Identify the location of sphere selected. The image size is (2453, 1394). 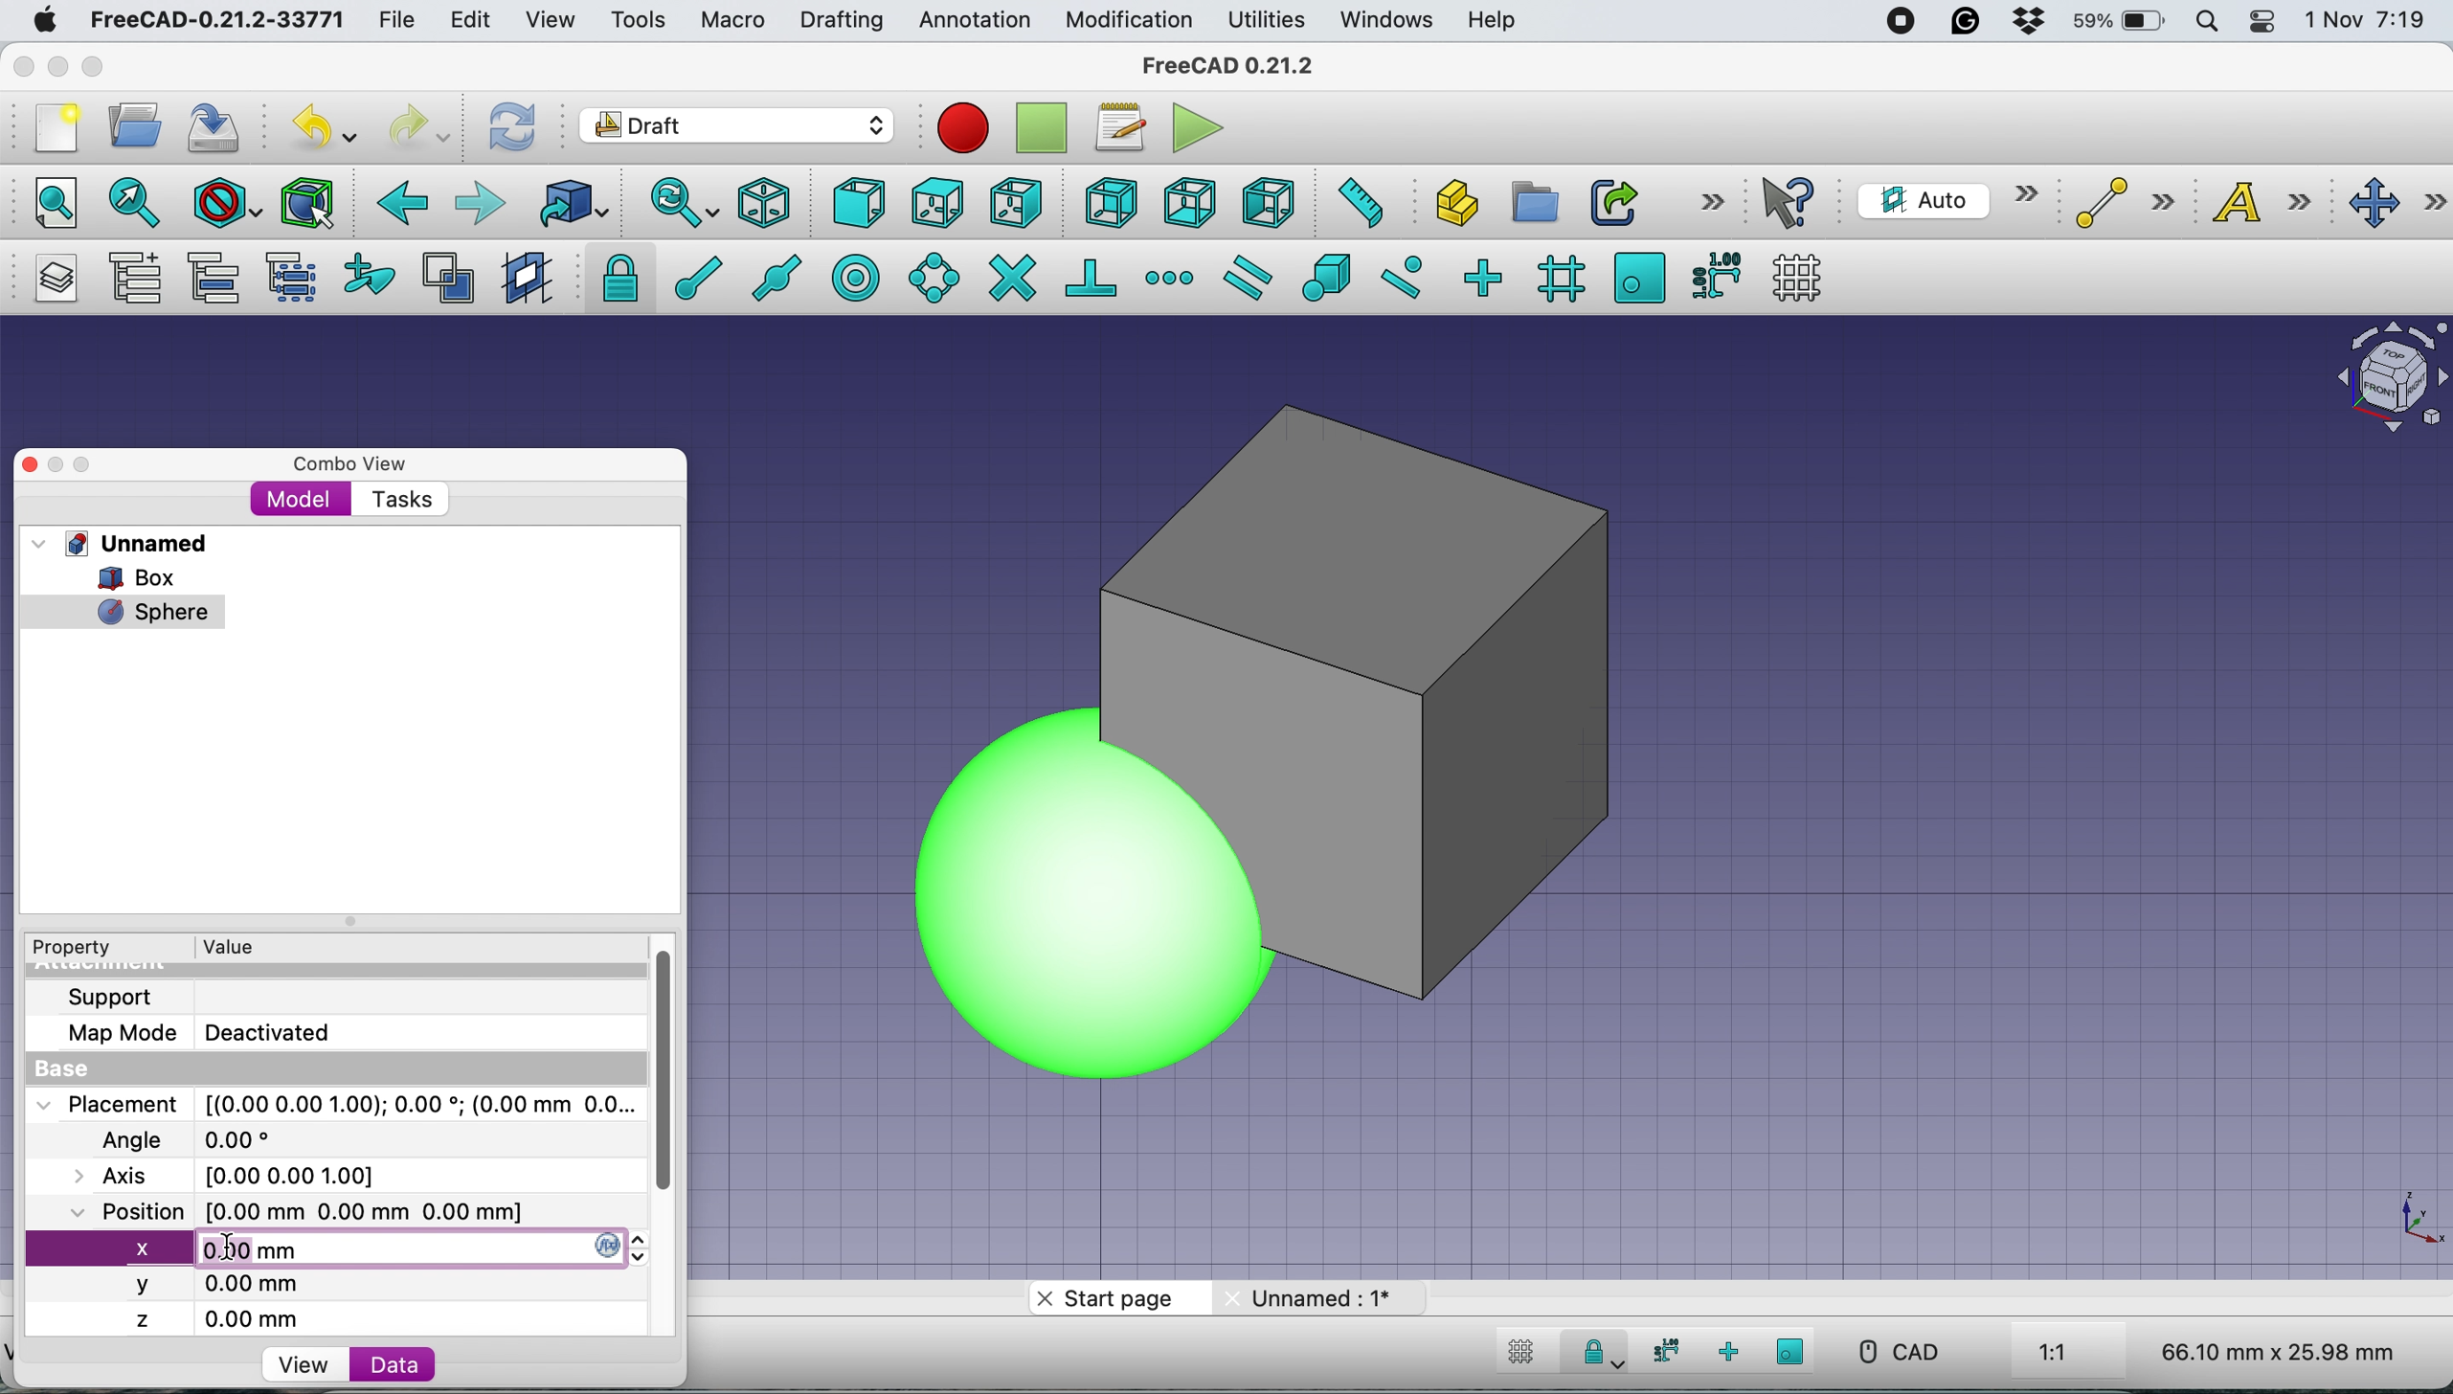
(124, 607).